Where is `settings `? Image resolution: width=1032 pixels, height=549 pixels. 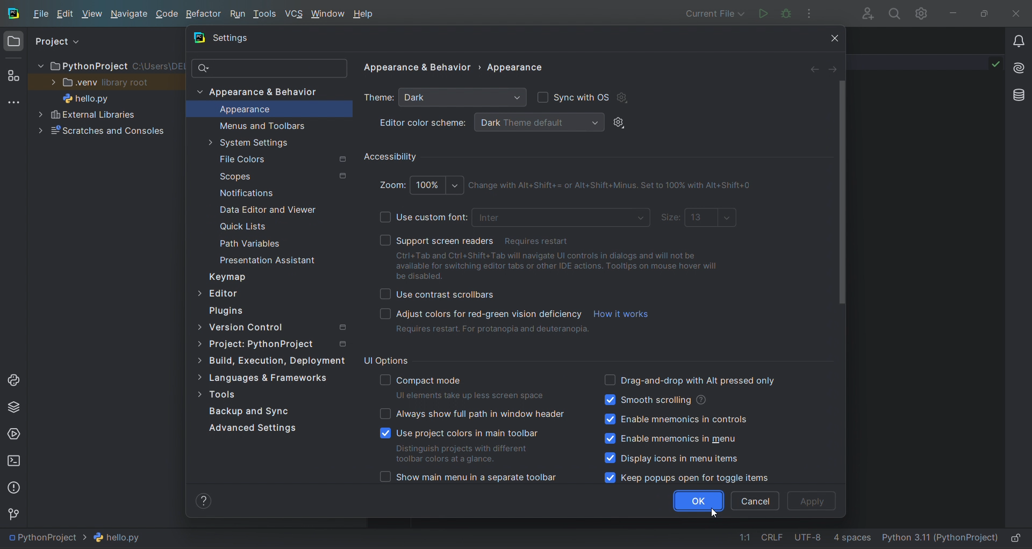 settings  is located at coordinates (453, 68).